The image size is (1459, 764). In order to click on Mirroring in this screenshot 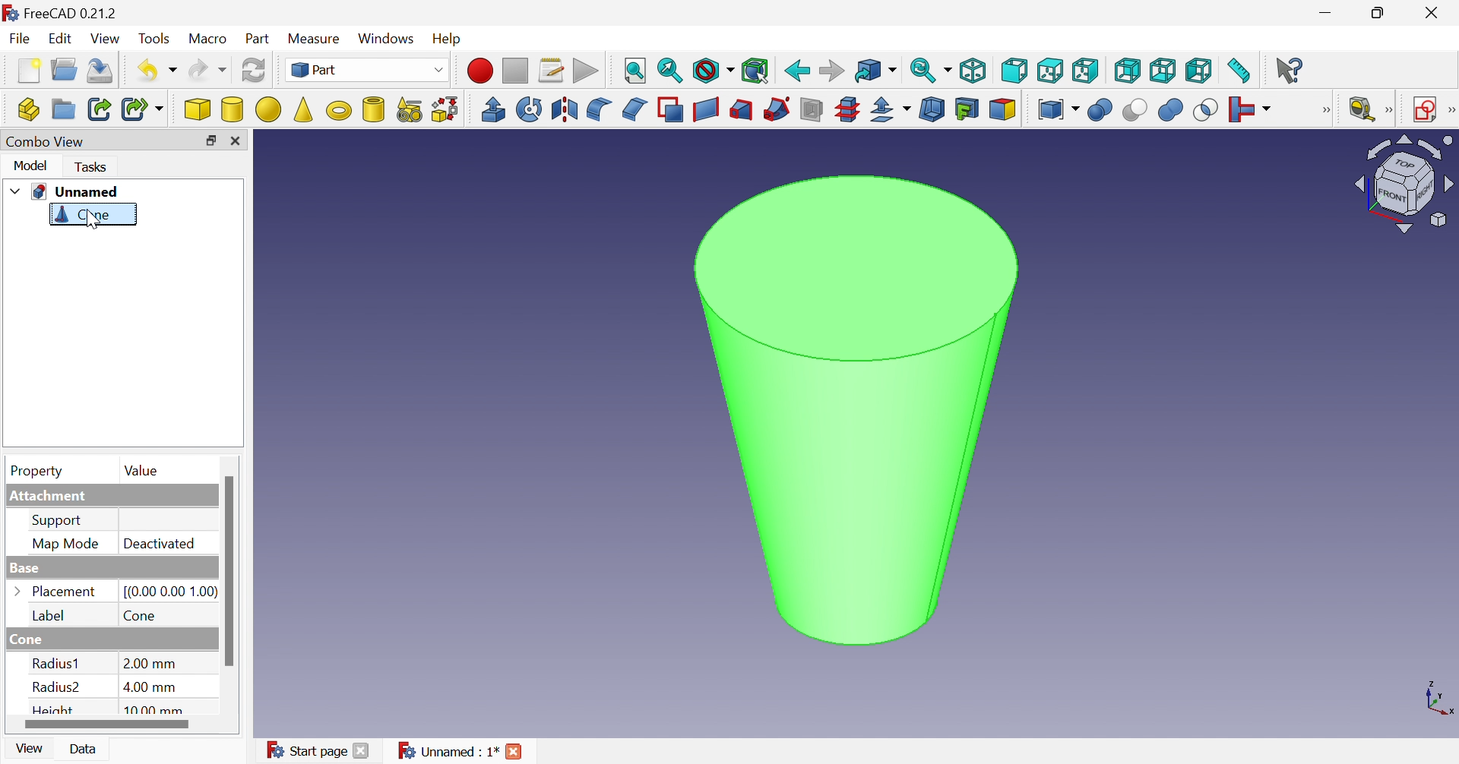, I will do `click(565, 110)`.